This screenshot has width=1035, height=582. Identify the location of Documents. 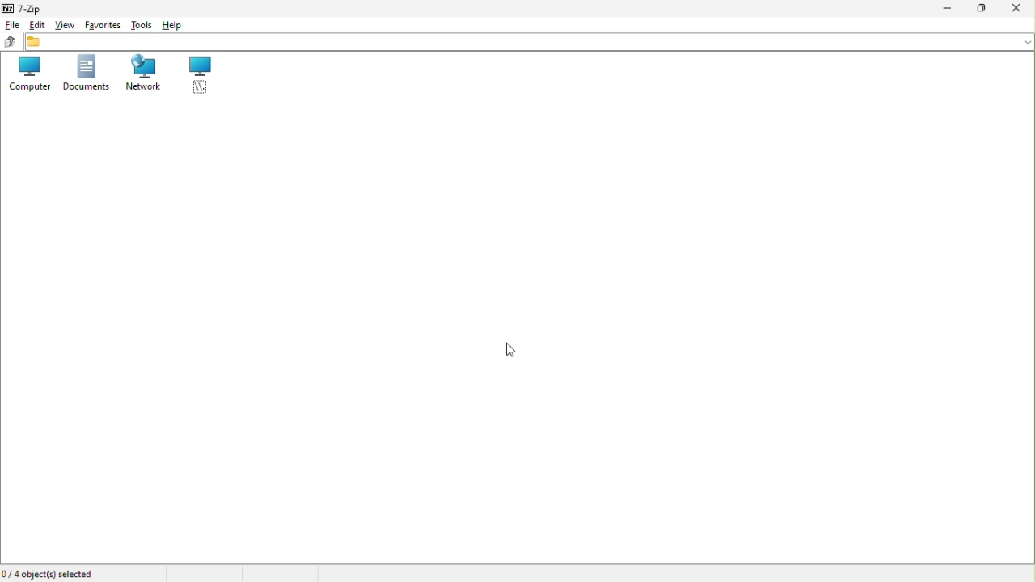
(86, 74).